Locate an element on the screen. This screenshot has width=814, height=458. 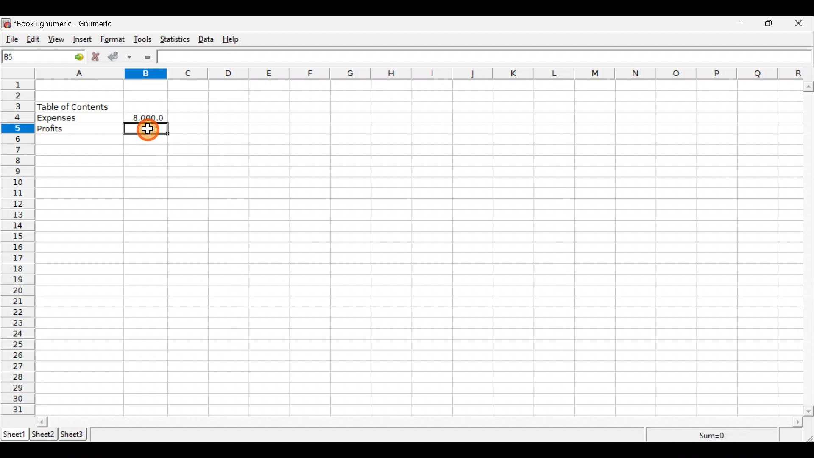
Sum=0 is located at coordinates (713, 436).